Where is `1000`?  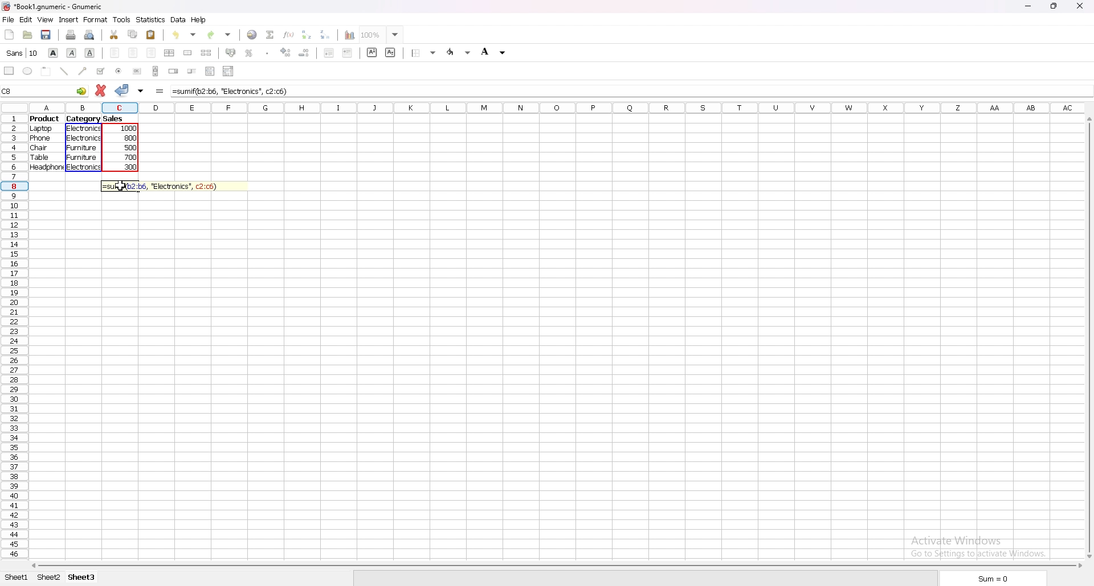 1000 is located at coordinates (130, 129).